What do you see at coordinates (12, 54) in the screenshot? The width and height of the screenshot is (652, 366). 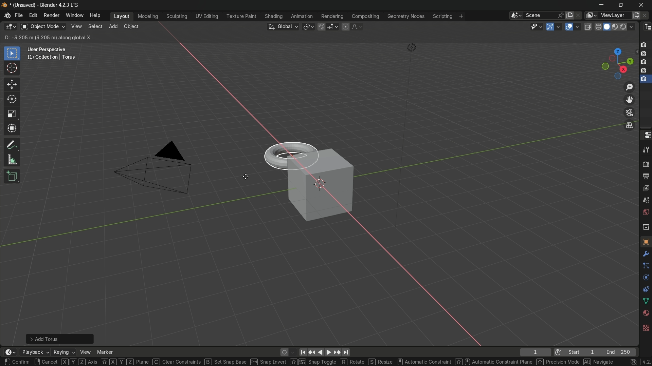 I see `select` at bounding box center [12, 54].